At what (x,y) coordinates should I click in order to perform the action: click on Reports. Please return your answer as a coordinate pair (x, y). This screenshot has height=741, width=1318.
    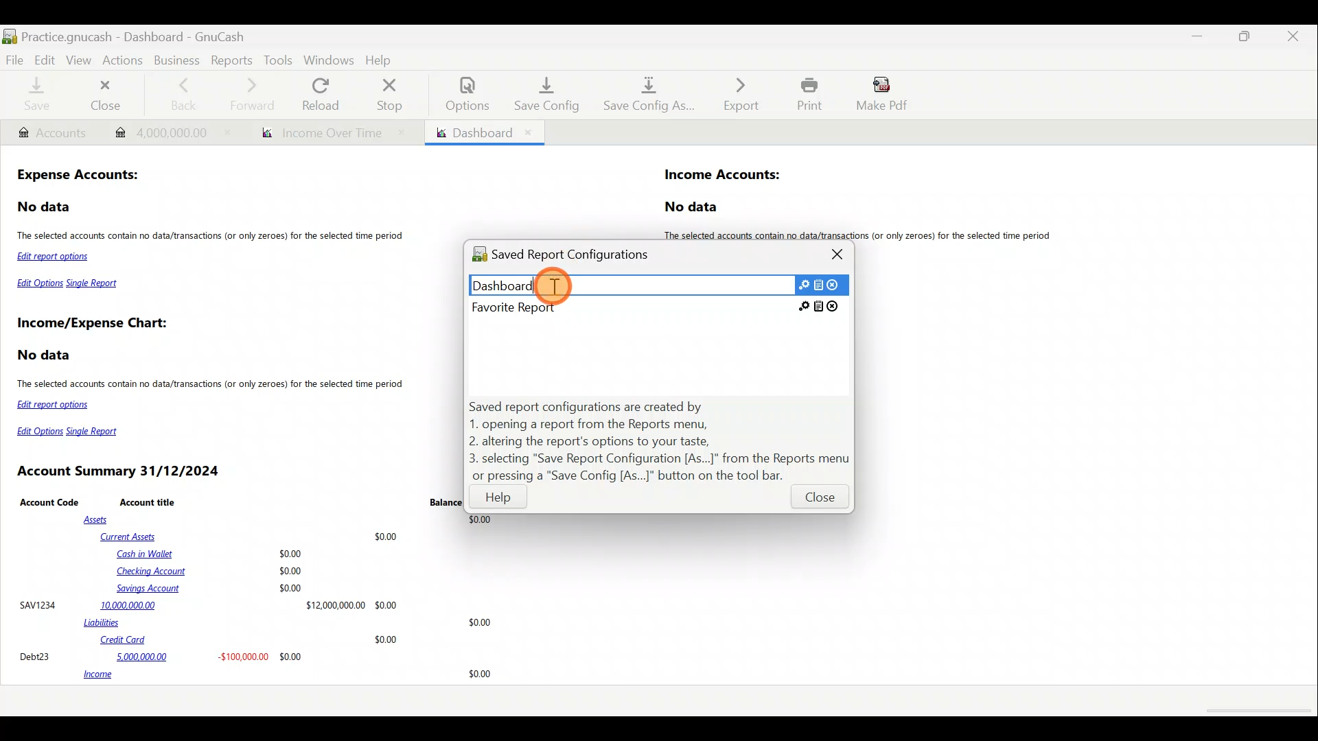
    Looking at the image, I should click on (230, 59).